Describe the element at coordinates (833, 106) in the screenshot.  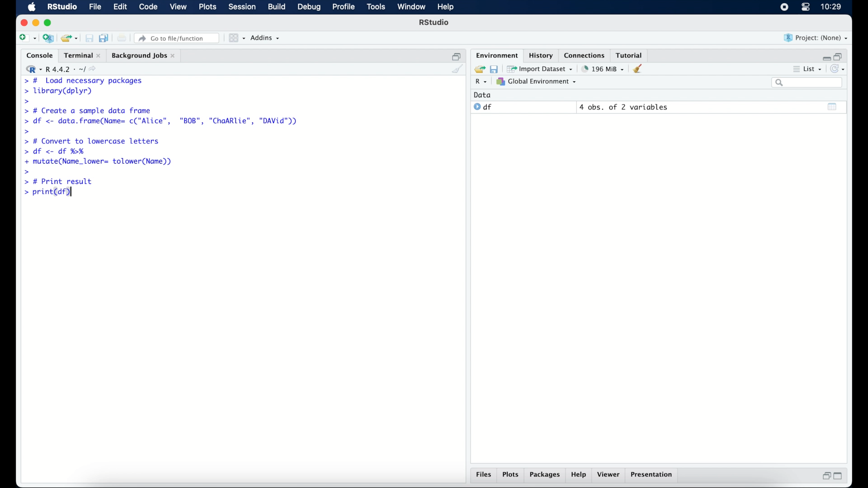
I see `show output  window` at that location.